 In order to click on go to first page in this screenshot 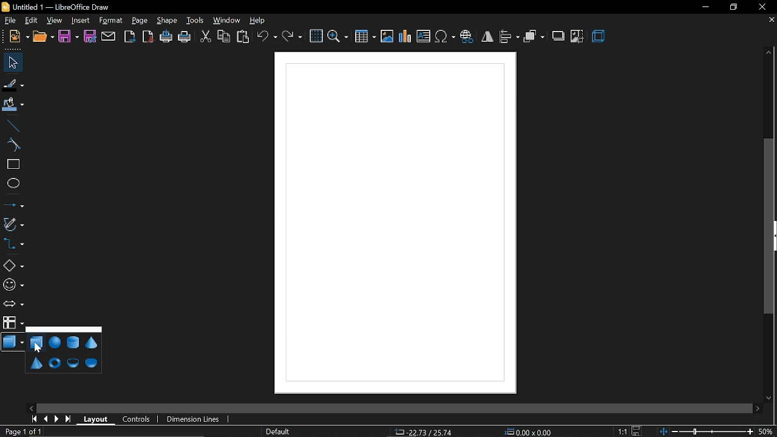, I will do `click(31, 419)`.